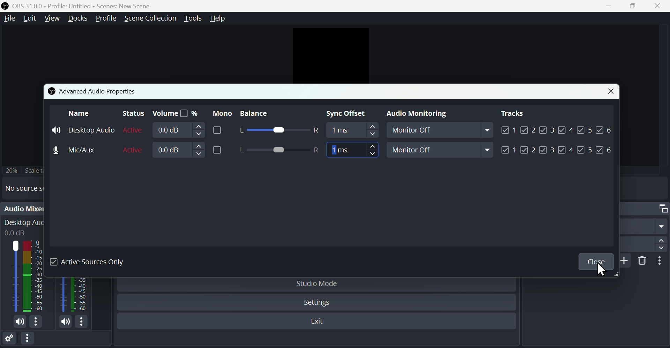 The height and width of the screenshot is (348, 670). What do you see at coordinates (36, 322) in the screenshot?
I see `More options` at bounding box center [36, 322].